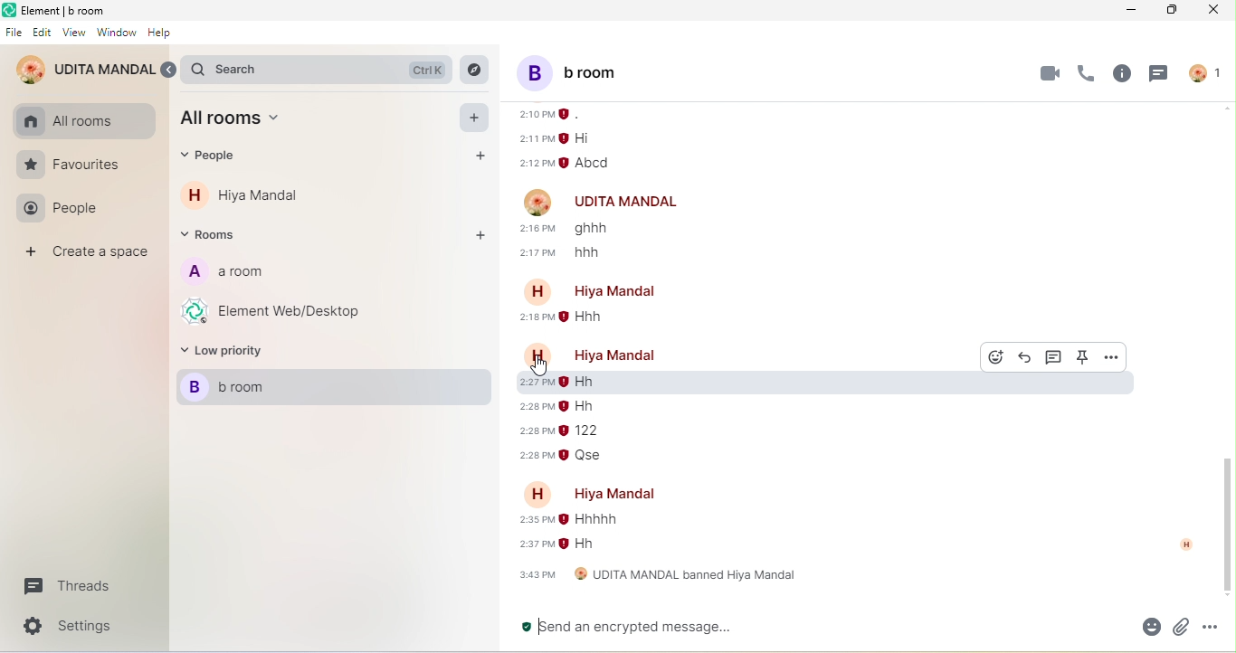  I want to click on sending message time, so click(535, 521).